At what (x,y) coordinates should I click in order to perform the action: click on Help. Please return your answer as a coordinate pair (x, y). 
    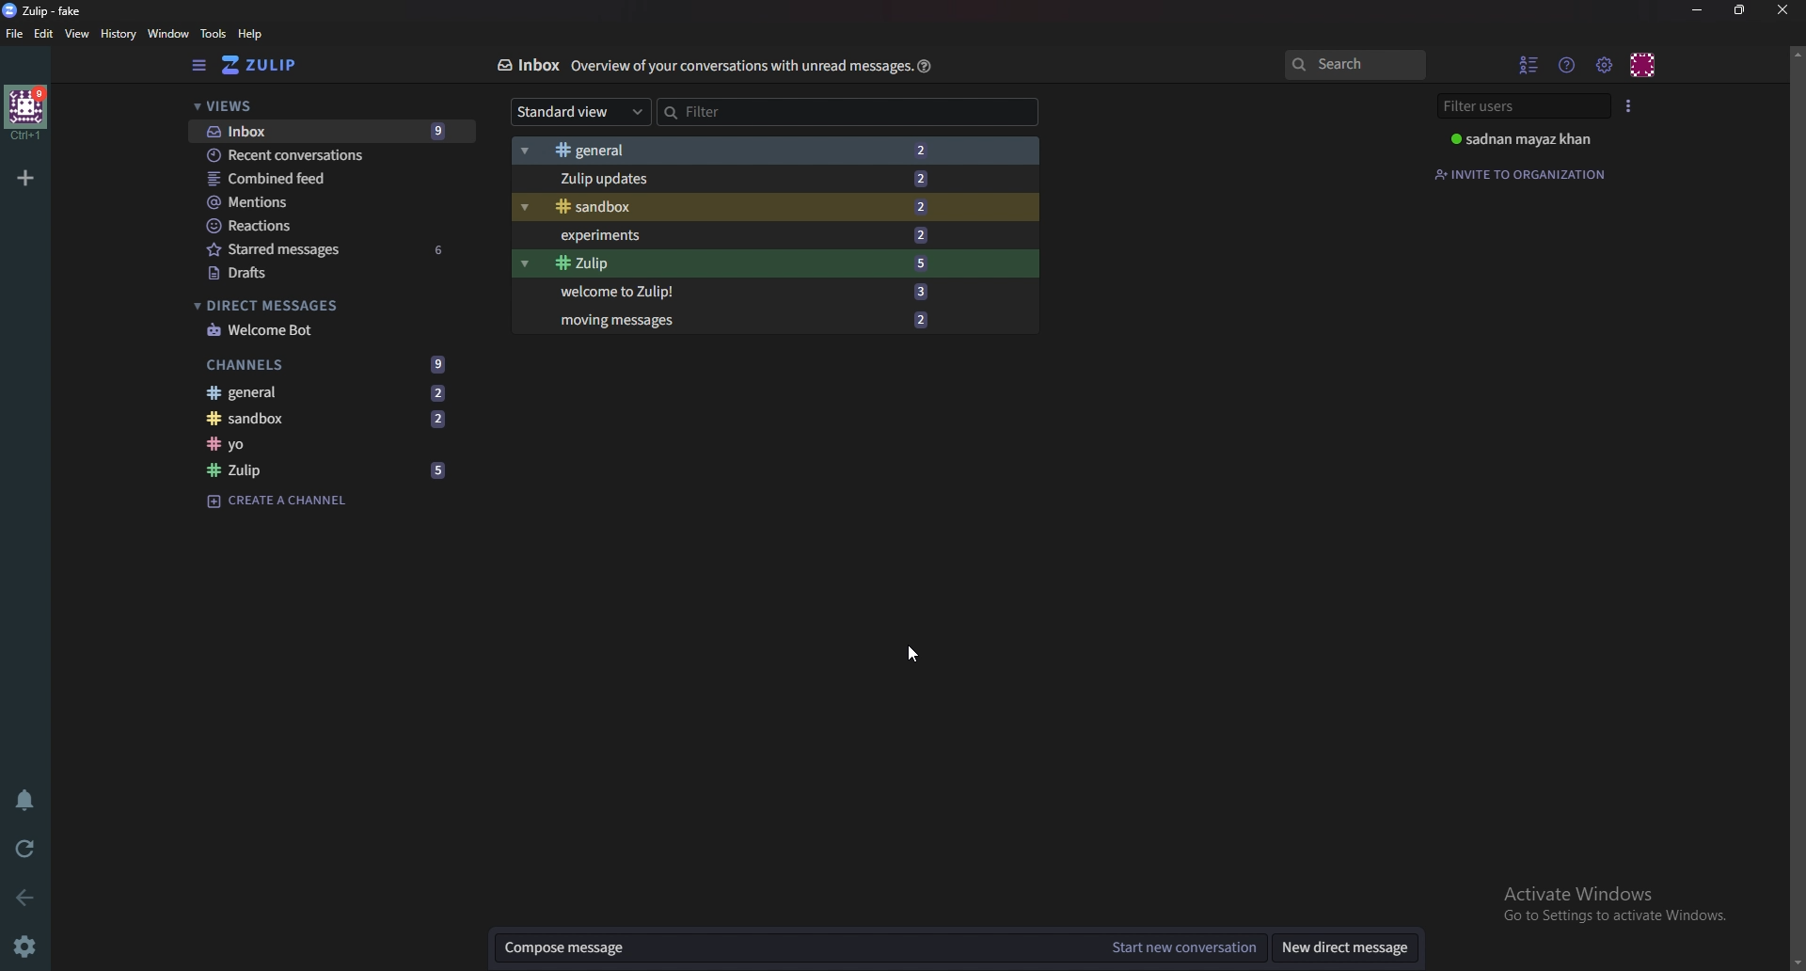
    Looking at the image, I should click on (925, 67).